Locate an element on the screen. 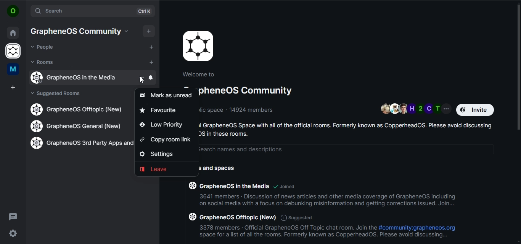  notifications is located at coordinates (151, 78).